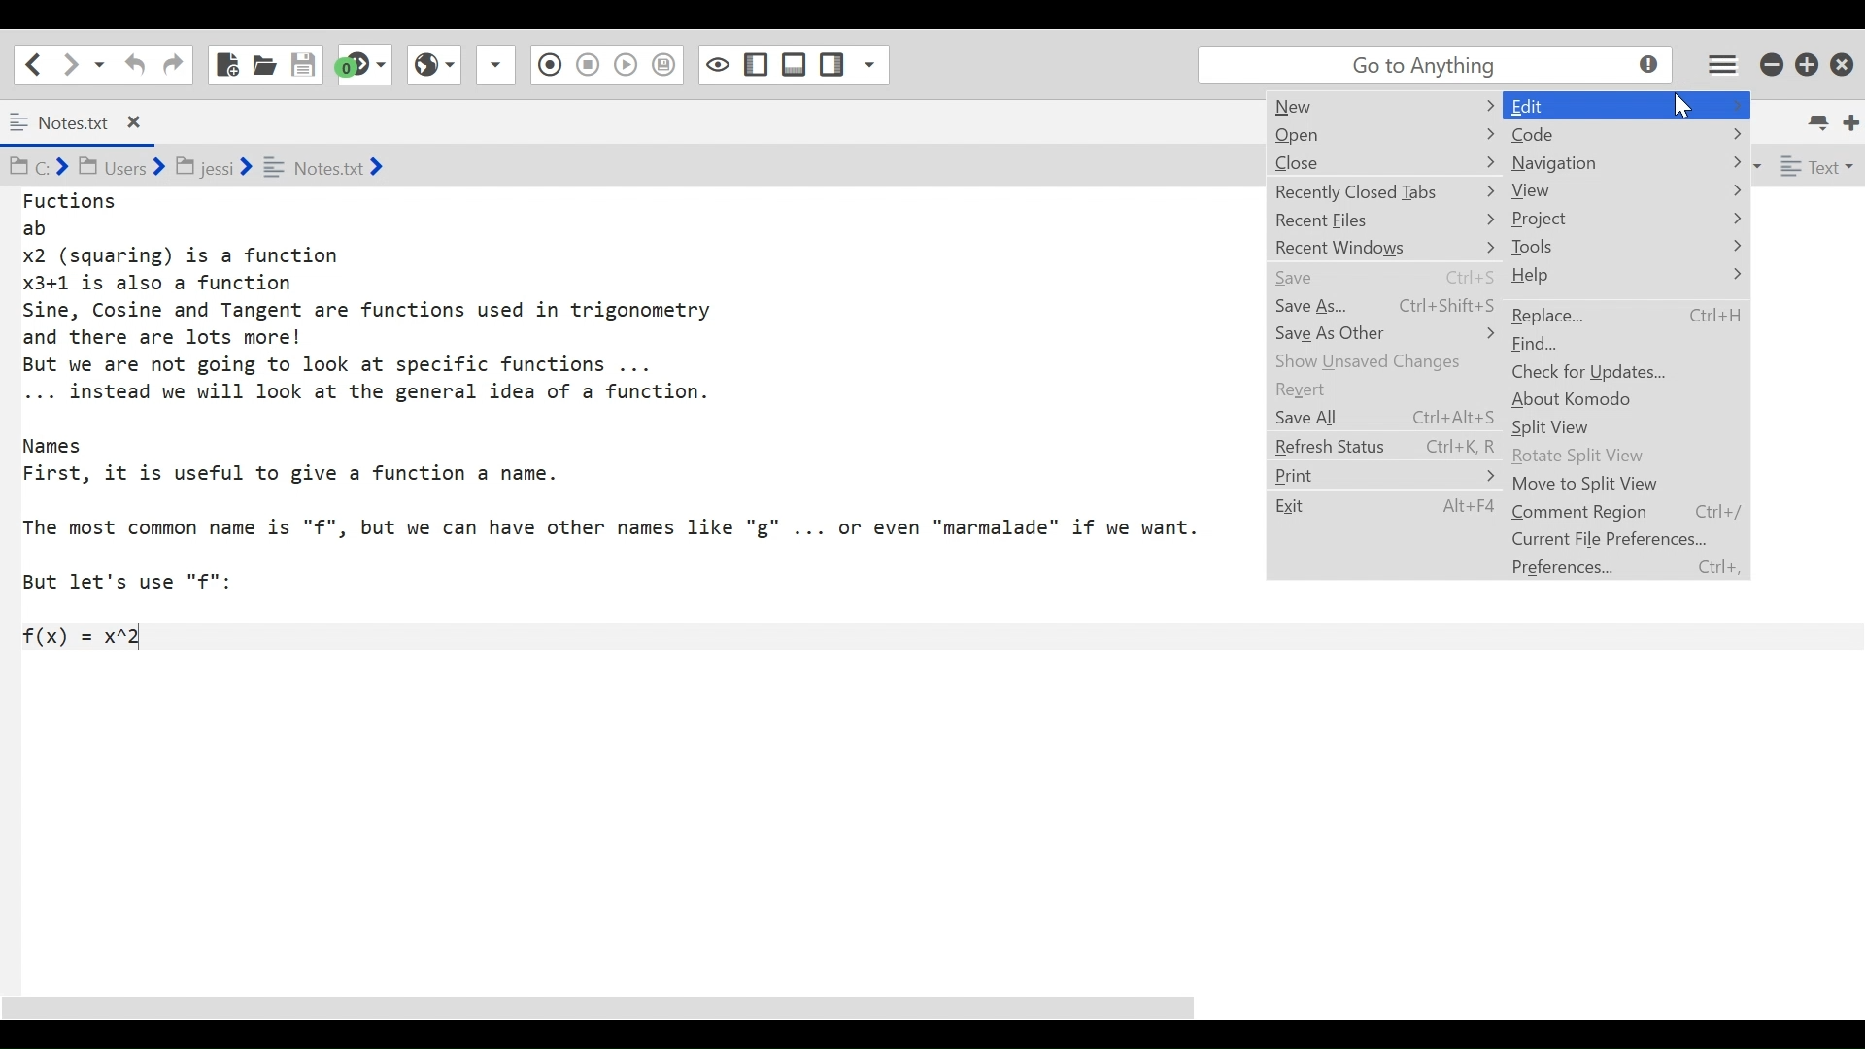 Image resolution: width=1865 pixels, height=1049 pixels. Describe the element at coordinates (1595, 374) in the screenshot. I see `check for Updates...` at that location.